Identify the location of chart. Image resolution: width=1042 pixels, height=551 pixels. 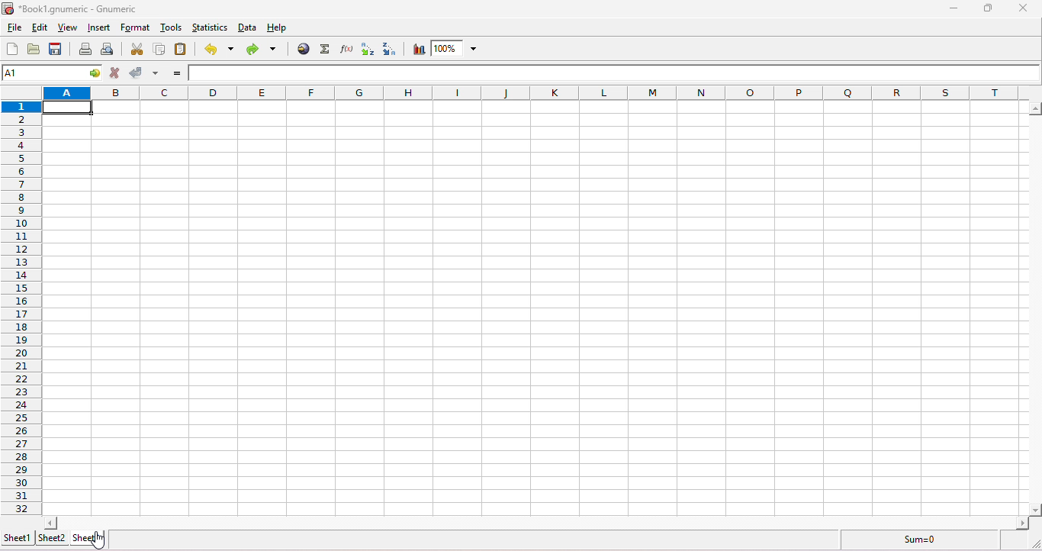
(417, 48).